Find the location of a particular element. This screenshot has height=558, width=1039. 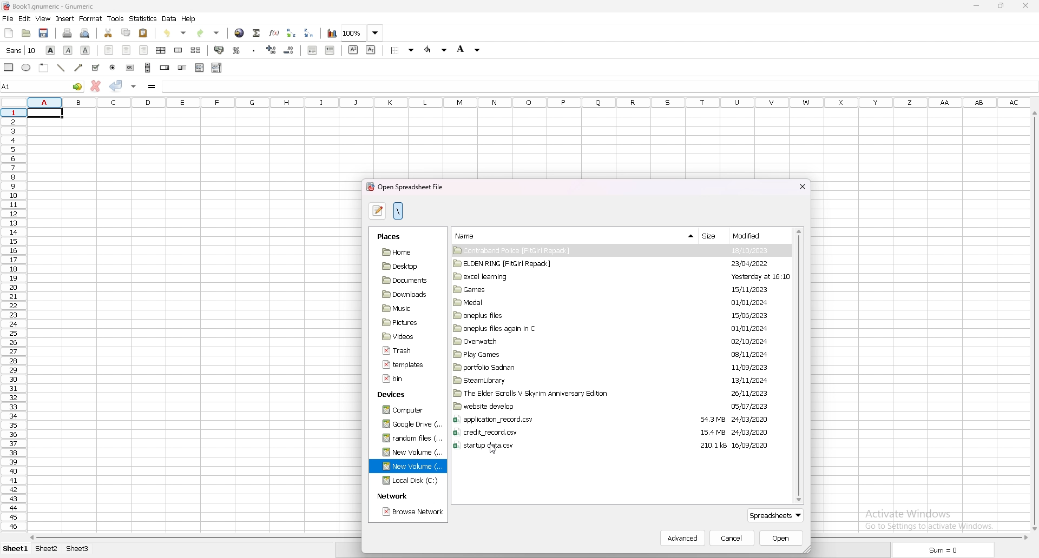

spin button is located at coordinates (166, 68).